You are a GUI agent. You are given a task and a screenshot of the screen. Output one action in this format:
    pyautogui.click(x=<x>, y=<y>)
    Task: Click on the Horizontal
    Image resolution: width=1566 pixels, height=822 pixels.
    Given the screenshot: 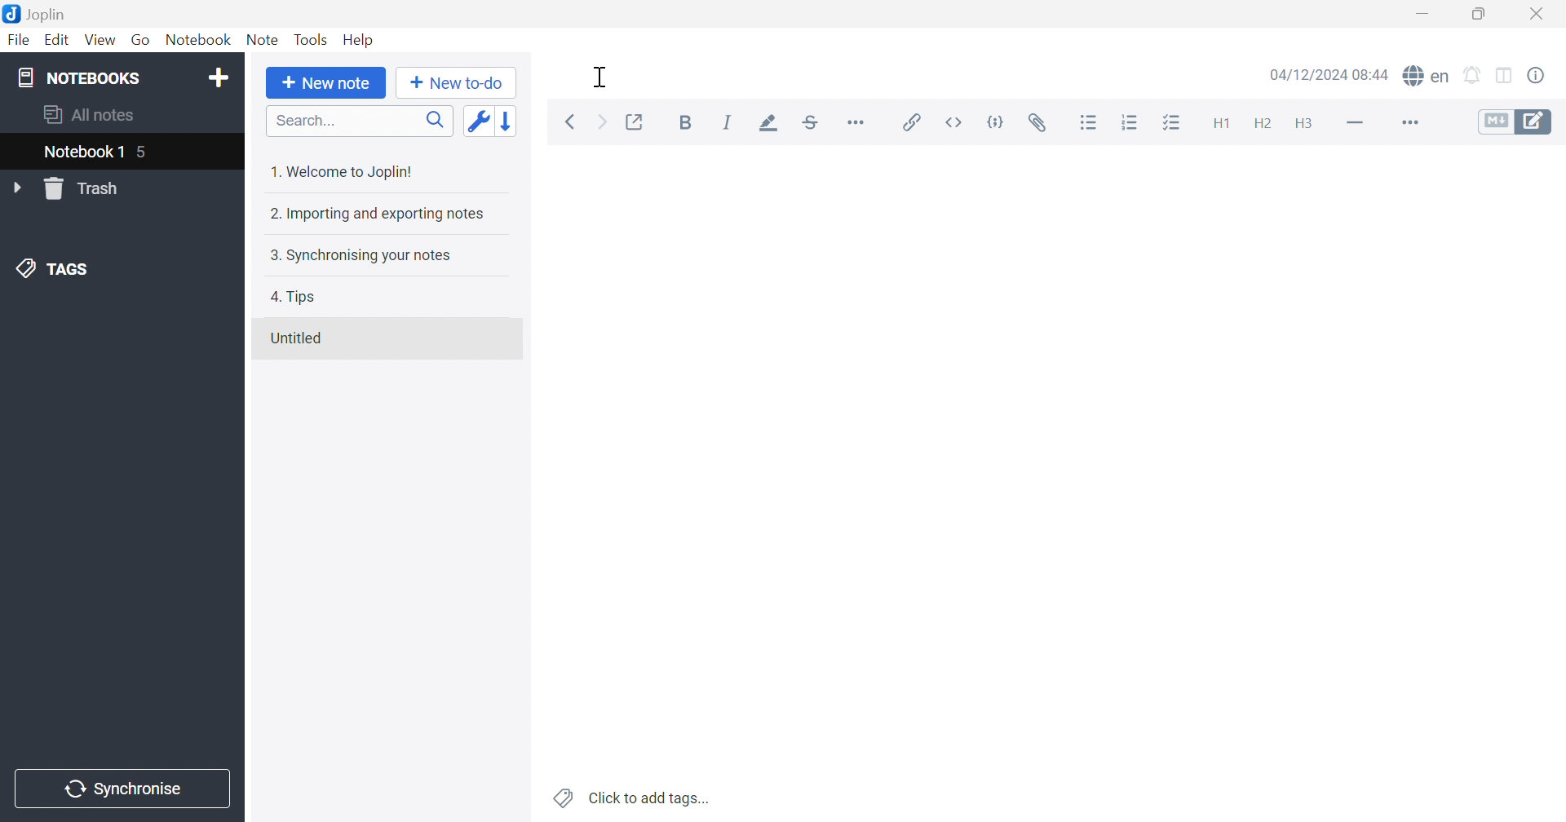 What is the action you would take?
    pyautogui.click(x=856, y=122)
    